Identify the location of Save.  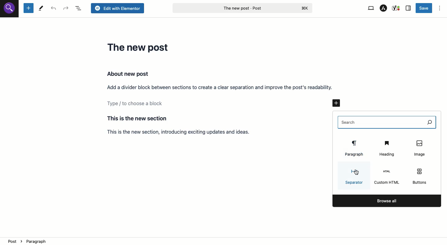
(424, 8).